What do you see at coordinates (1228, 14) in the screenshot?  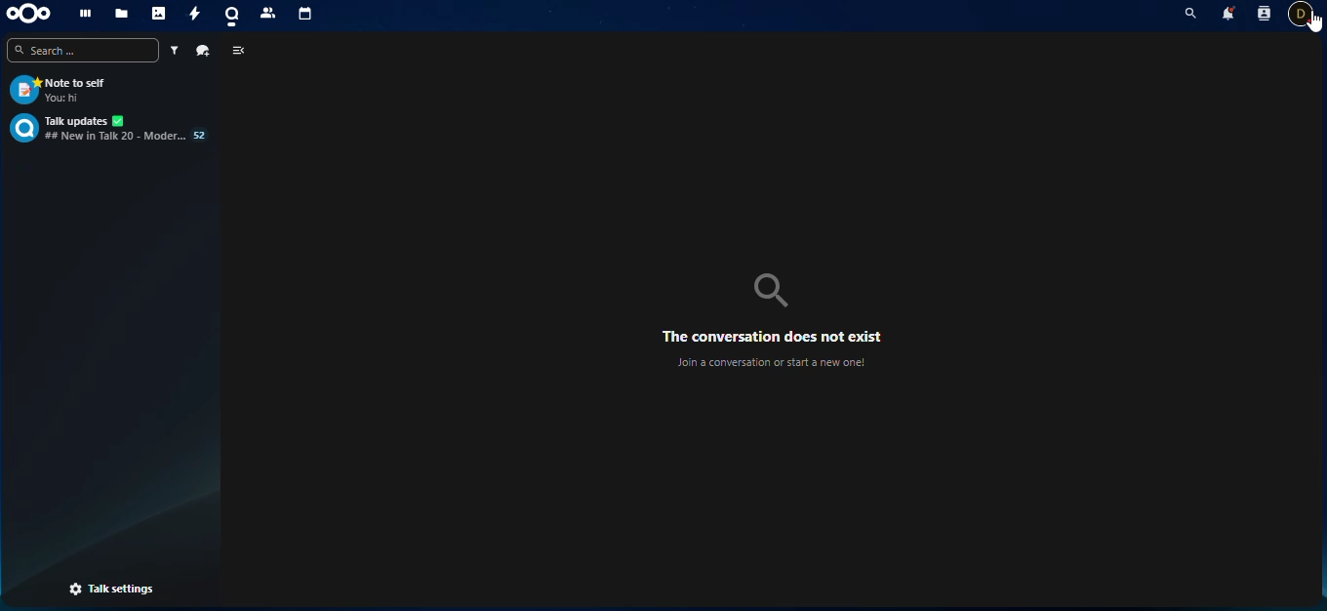 I see `notifications` at bounding box center [1228, 14].